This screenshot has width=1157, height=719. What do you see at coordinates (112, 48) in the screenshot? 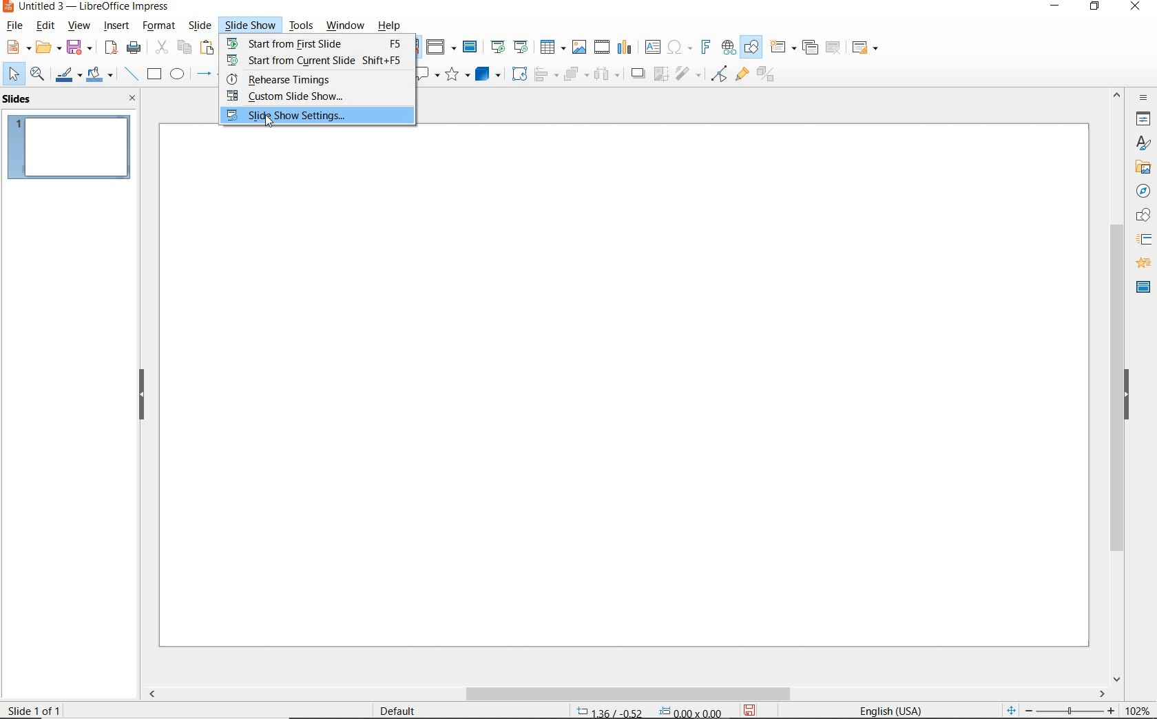
I see `EXPORT AS PDF` at bounding box center [112, 48].